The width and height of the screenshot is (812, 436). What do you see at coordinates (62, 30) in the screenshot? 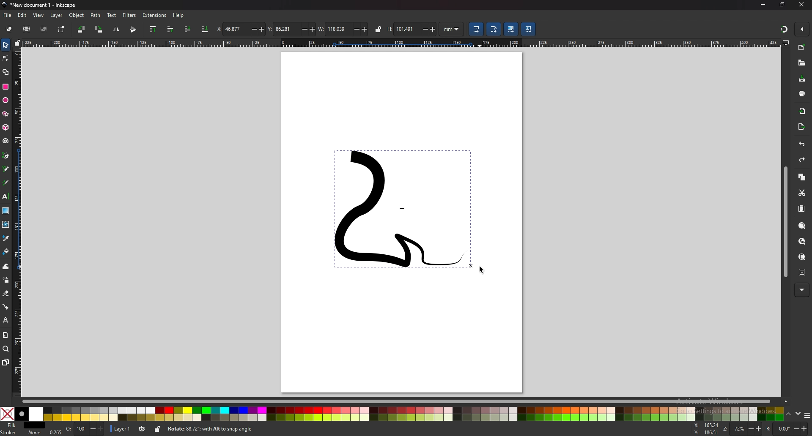
I see `toggle selection box` at bounding box center [62, 30].